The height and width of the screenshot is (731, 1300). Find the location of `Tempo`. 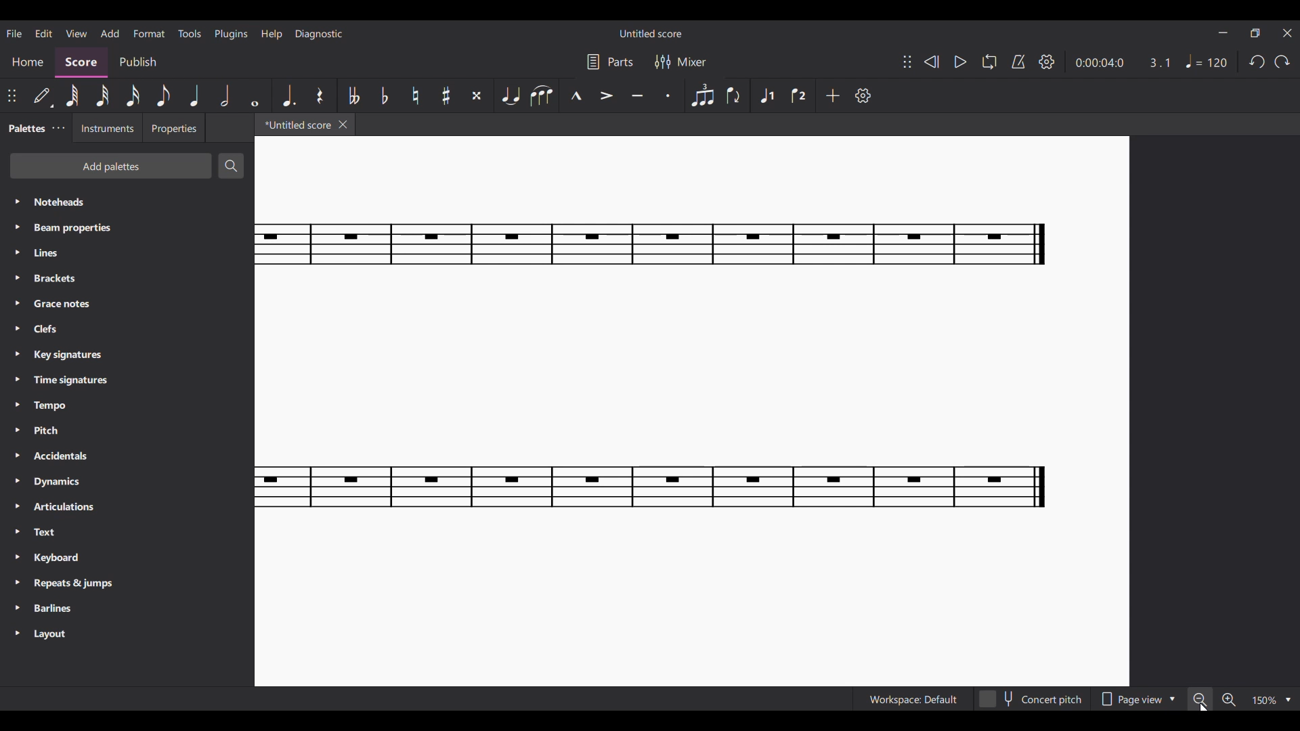

Tempo is located at coordinates (1208, 61).